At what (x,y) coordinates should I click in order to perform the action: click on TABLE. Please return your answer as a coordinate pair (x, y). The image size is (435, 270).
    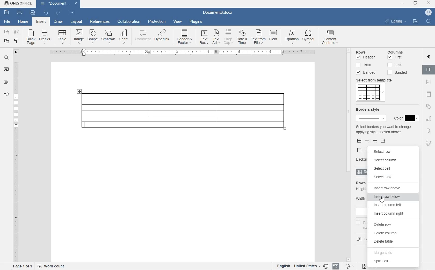
    Looking at the image, I should click on (62, 37).